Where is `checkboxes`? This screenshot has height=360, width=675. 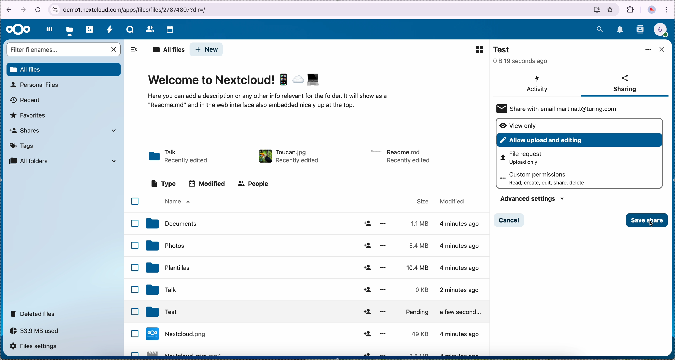 checkboxes is located at coordinates (132, 274).